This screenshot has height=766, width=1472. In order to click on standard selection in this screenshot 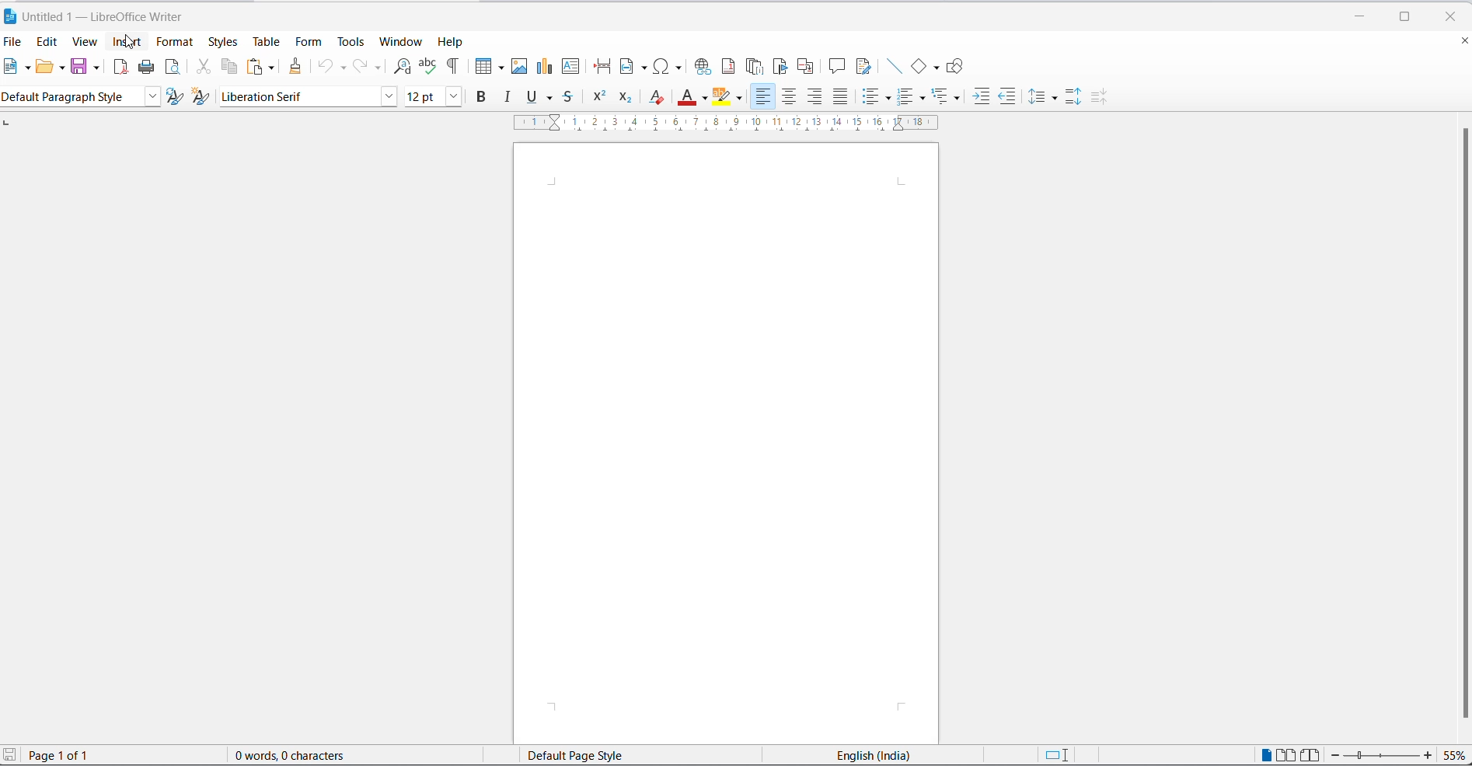, I will do `click(1059, 756)`.